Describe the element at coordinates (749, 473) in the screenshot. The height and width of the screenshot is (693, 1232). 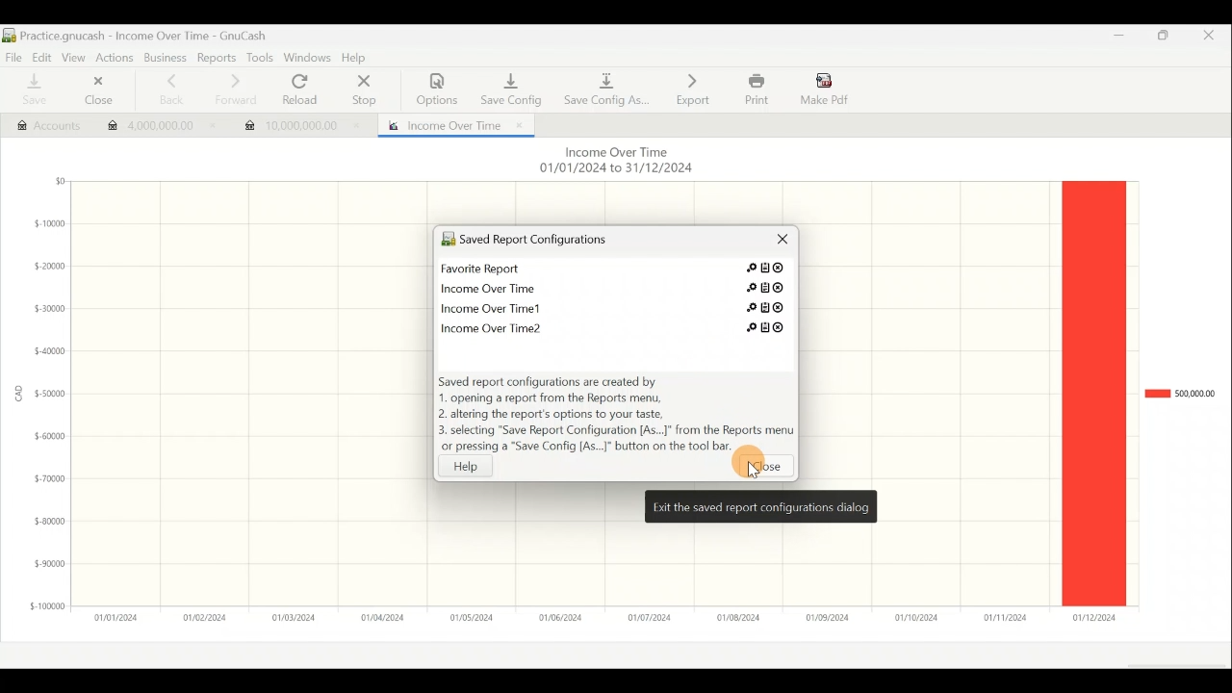
I see `Cursor` at that location.